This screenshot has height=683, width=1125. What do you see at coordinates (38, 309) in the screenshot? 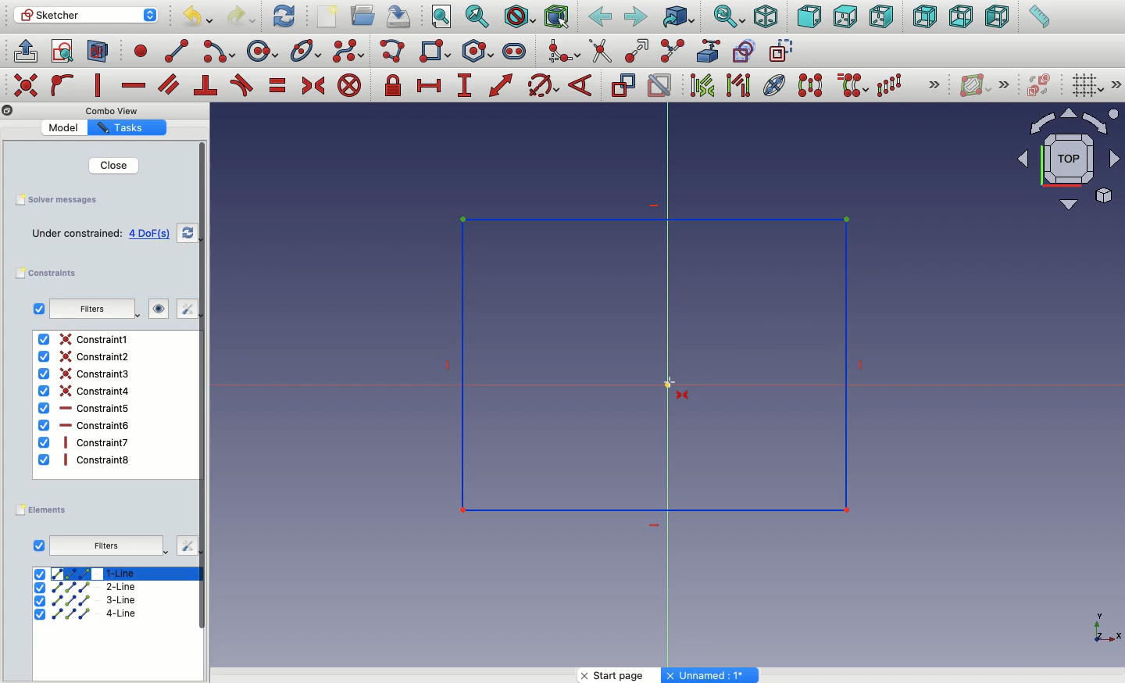
I see `checkbox` at bounding box center [38, 309].